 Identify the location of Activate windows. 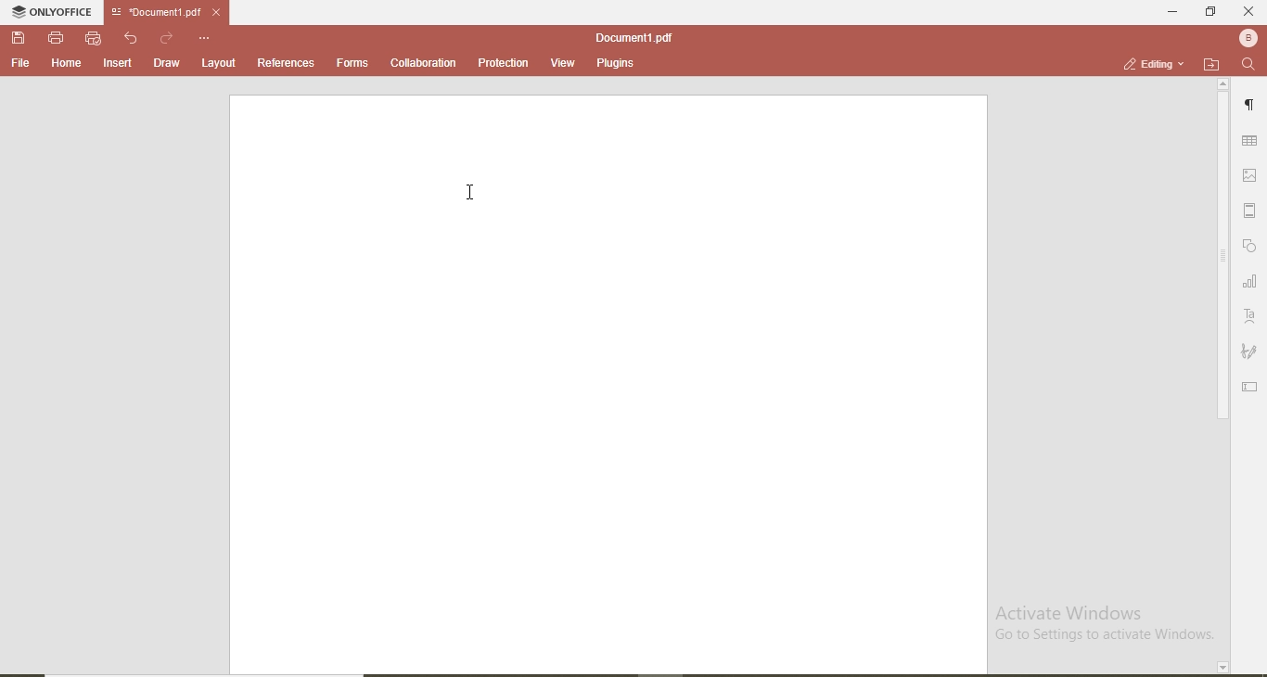
(1108, 622).